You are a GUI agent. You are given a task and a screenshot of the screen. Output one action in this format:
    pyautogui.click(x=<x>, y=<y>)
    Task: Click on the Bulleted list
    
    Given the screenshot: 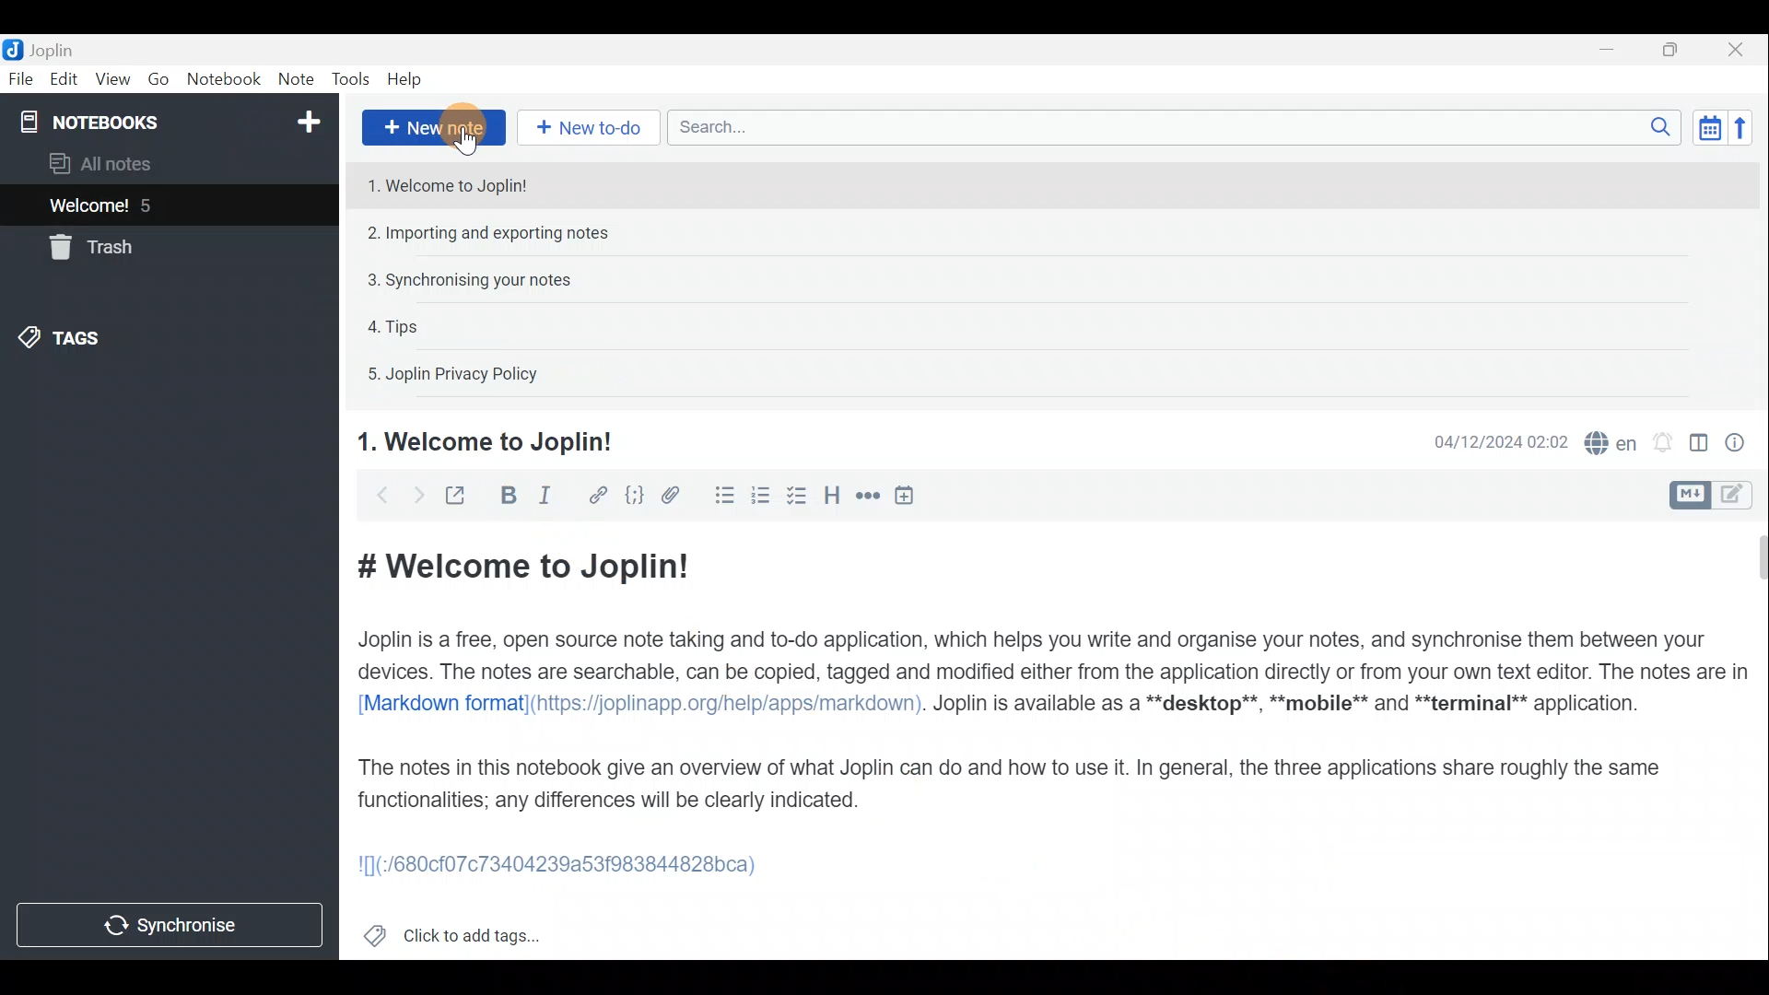 What is the action you would take?
    pyautogui.click(x=723, y=496)
    